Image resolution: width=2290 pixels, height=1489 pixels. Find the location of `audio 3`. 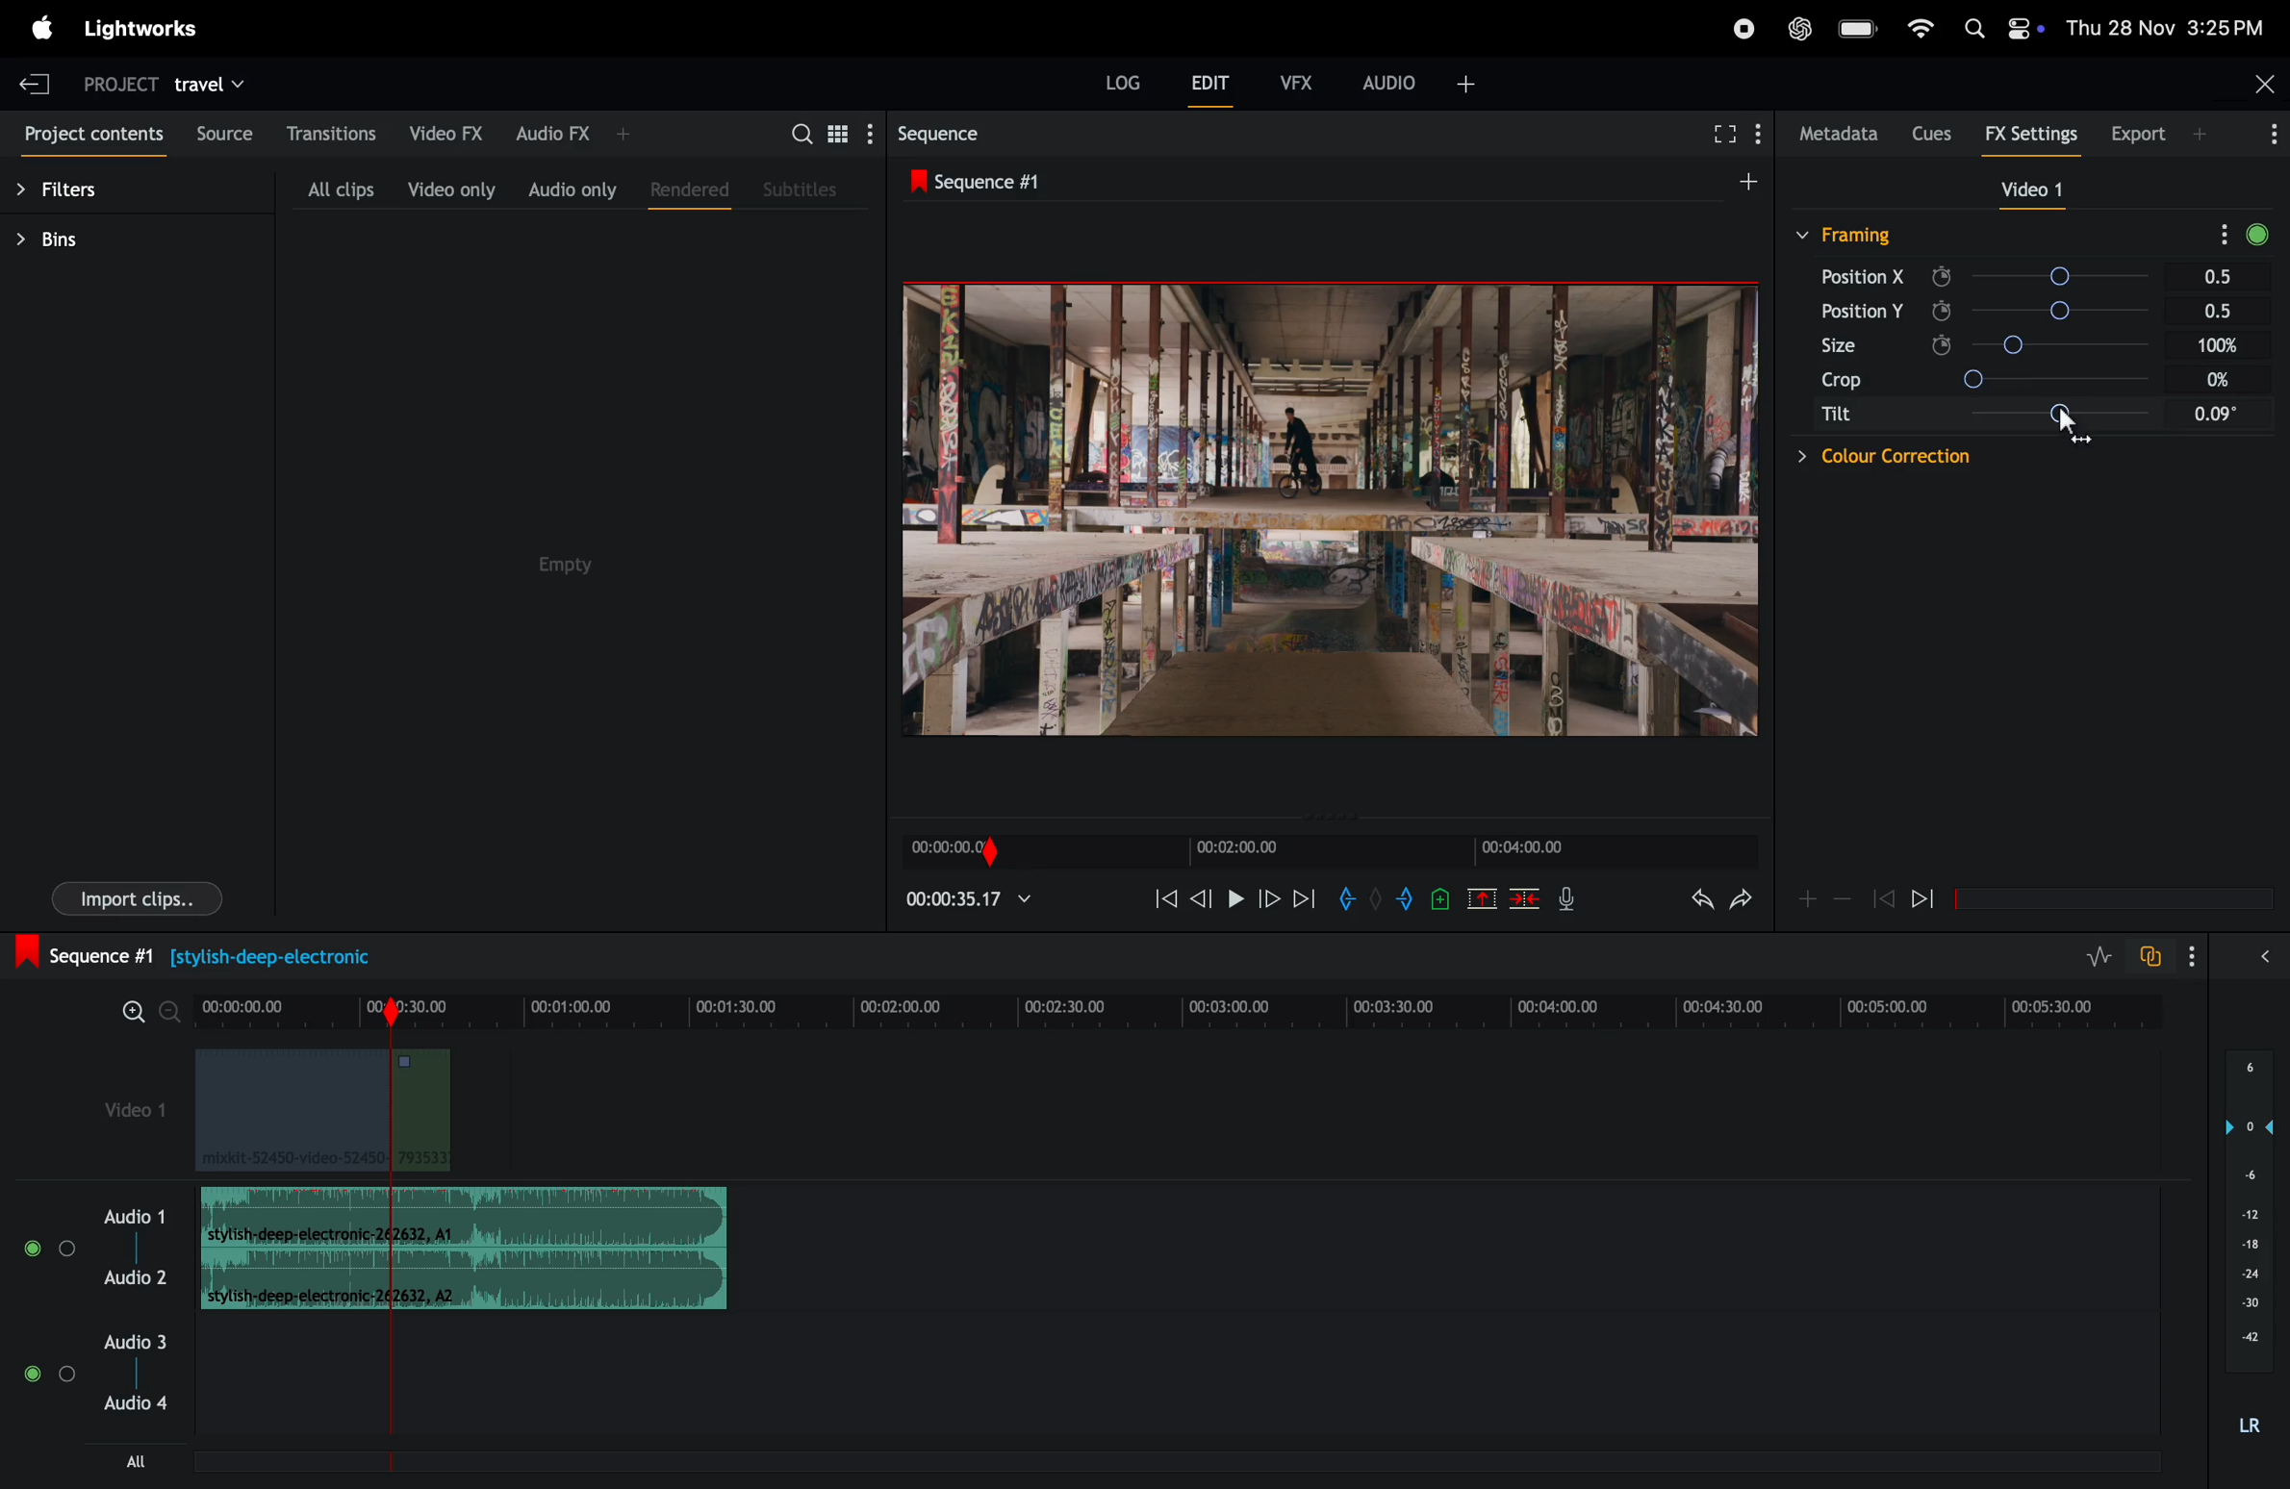

audio 3 is located at coordinates (95, 1345).